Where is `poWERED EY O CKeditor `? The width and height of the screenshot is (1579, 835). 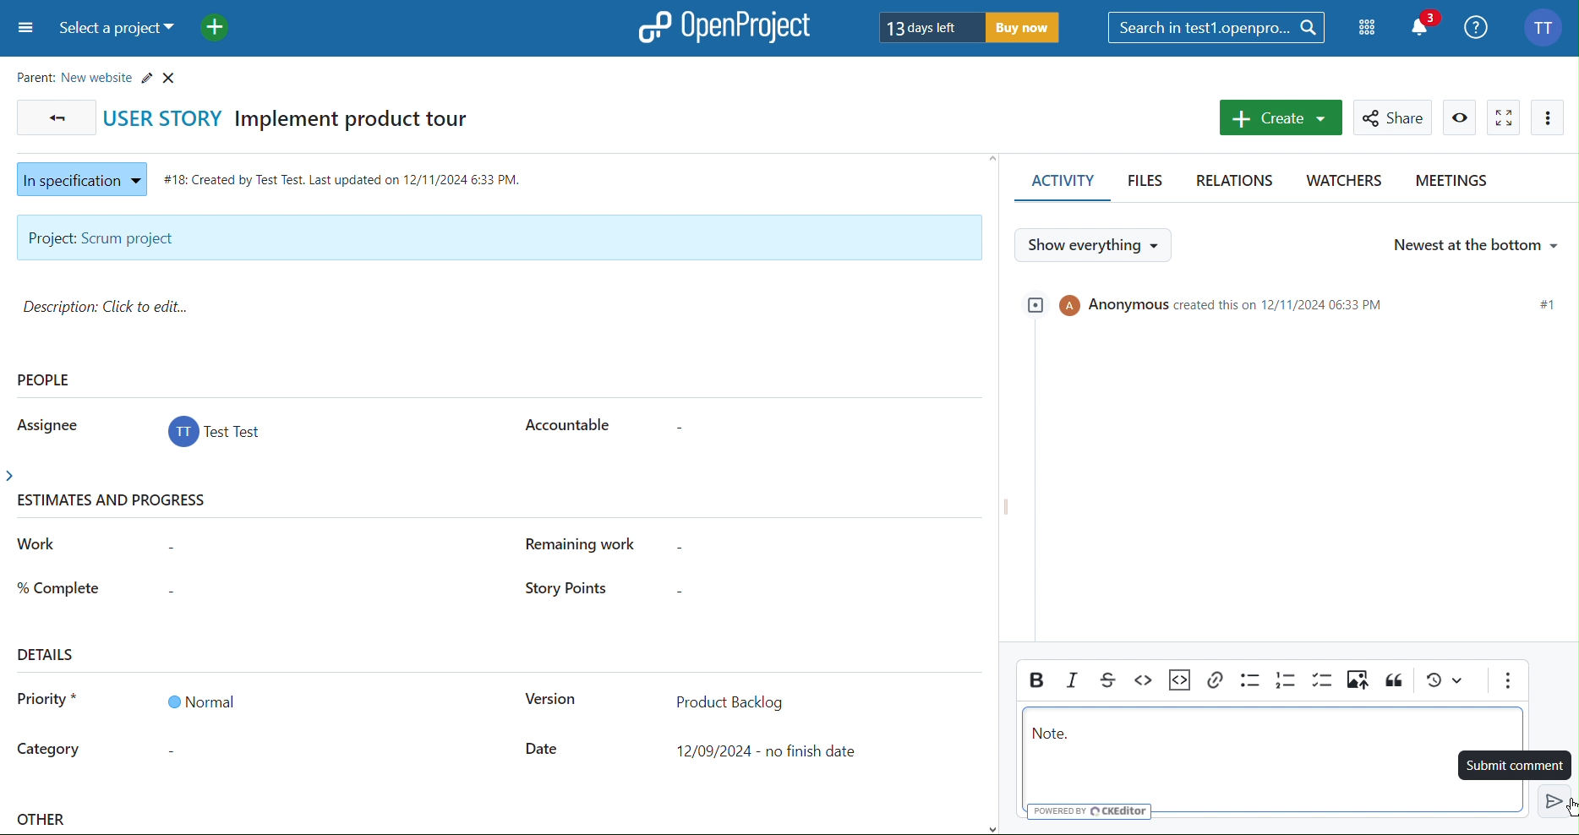 poWERED EY O CKeditor  is located at coordinates (1093, 810).